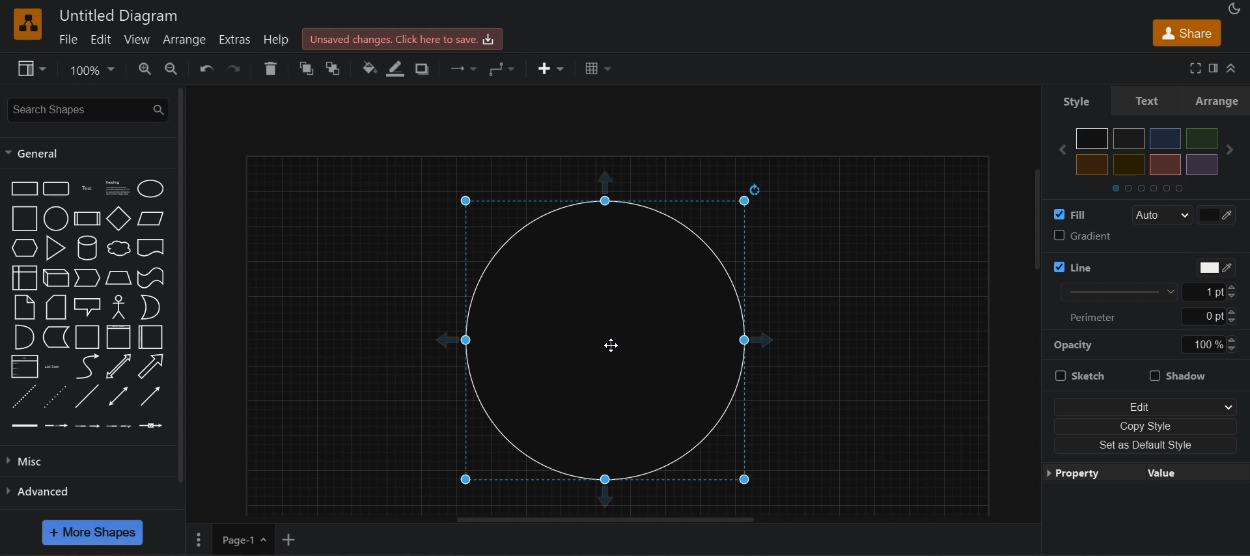  What do you see at coordinates (117, 189) in the screenshot?
I see `heading` at bounding box center [117, 189].